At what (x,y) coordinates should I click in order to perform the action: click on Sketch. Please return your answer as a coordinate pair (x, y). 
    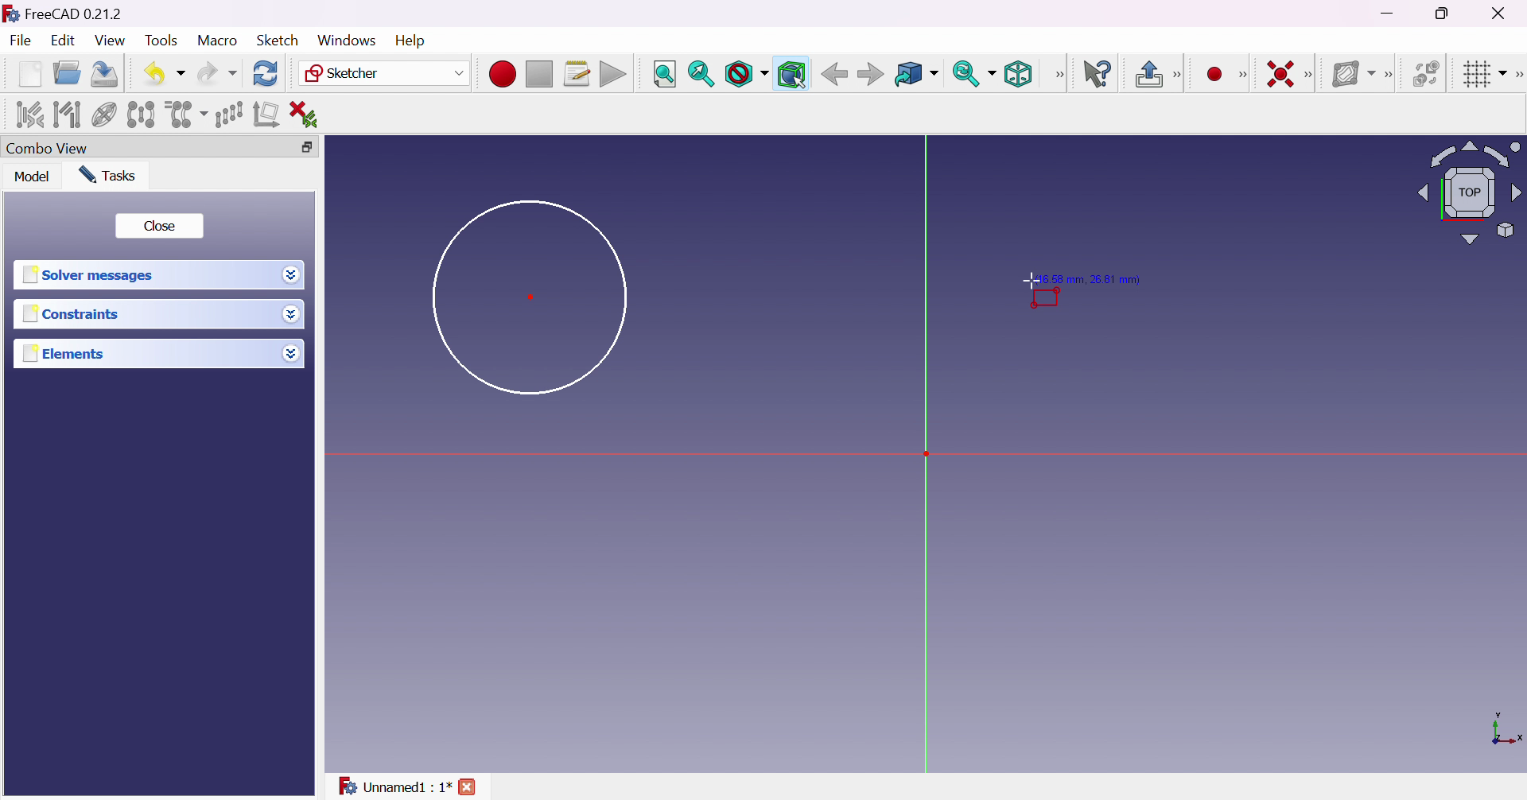
    Looking at the image, I should click on (277, 40).